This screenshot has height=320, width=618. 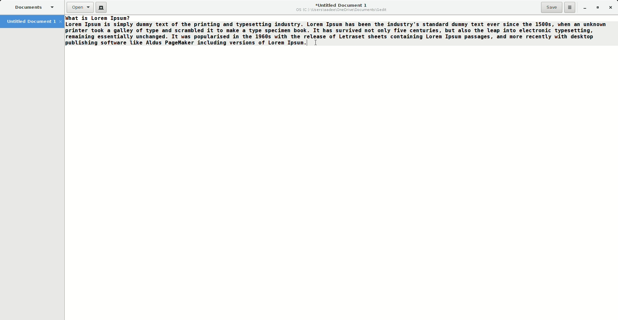 I want to click on Untitled Document 1, so click(x=342, y=7).